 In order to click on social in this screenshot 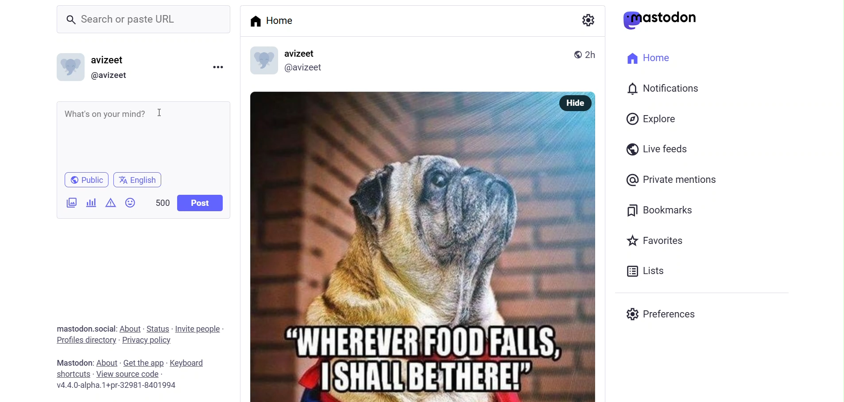, I will do `click(105, 329)`.